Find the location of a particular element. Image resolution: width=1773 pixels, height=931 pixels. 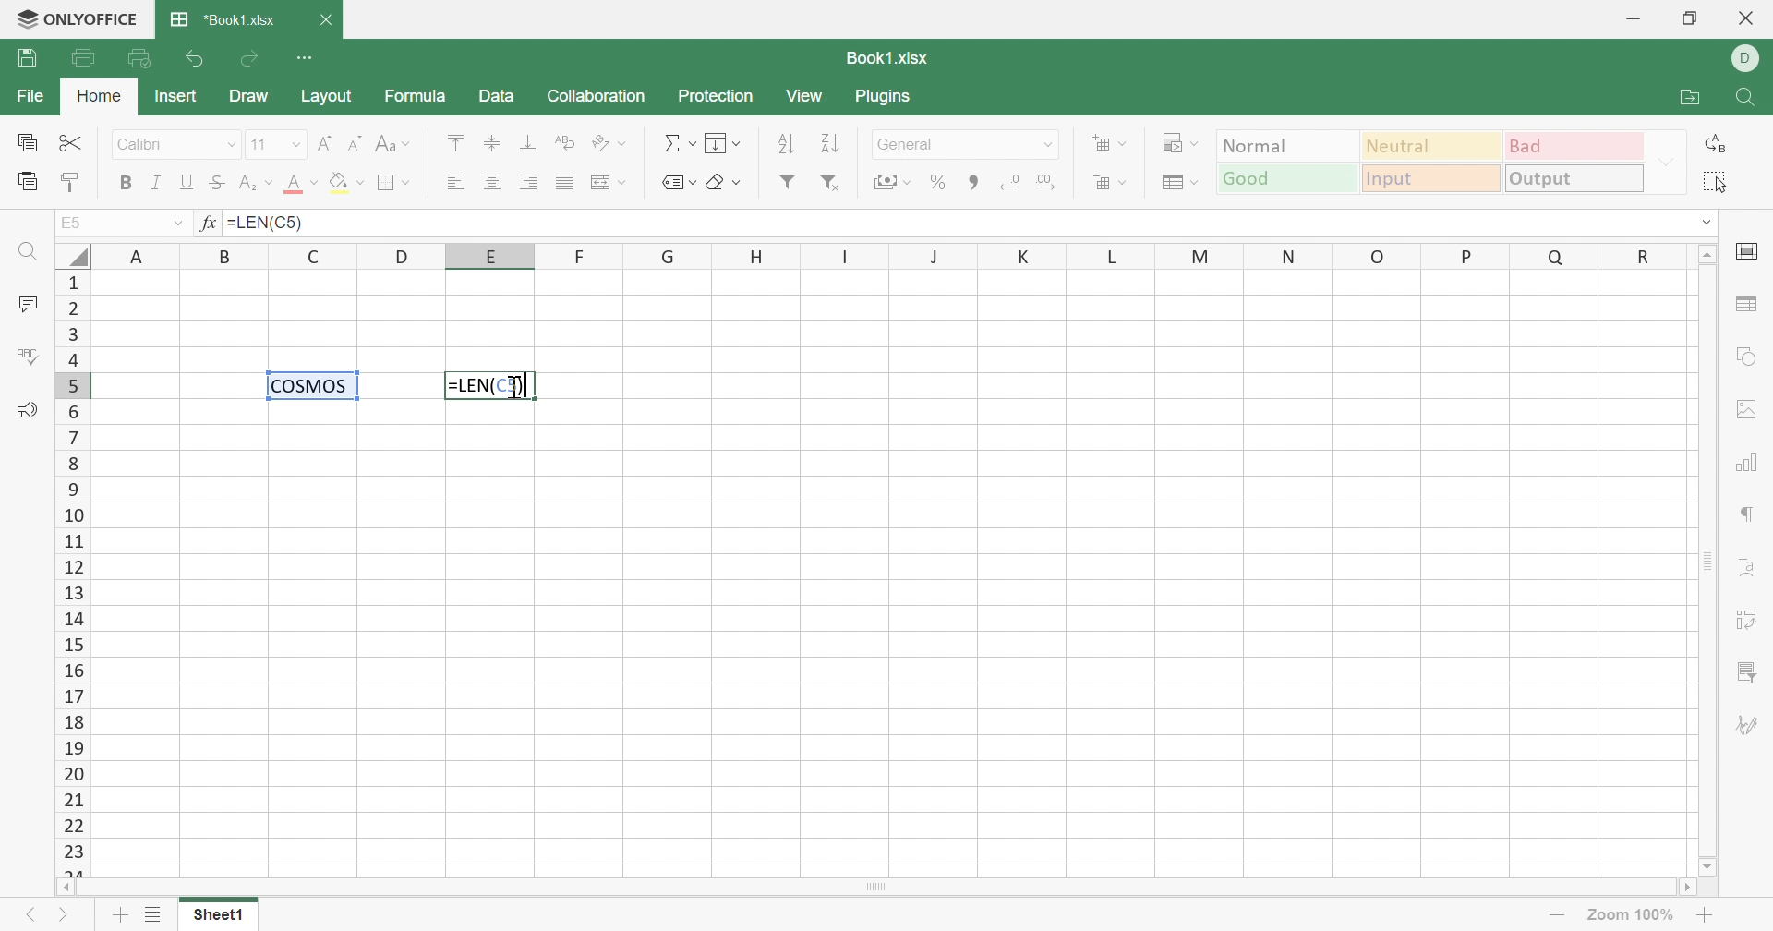

Print file is located at coordinates (84, 57).